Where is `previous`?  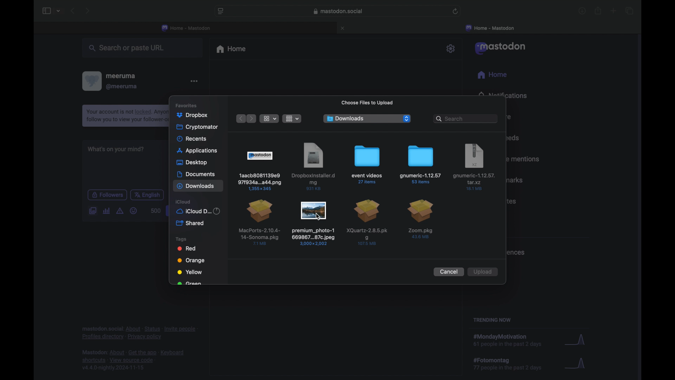
previous is located at coordinates (239, 118).